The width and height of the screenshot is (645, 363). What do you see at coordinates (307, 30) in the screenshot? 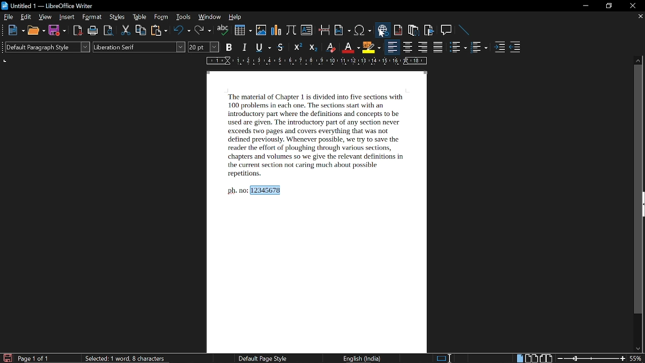
I see `insert text` at bounding box center [307, 30].